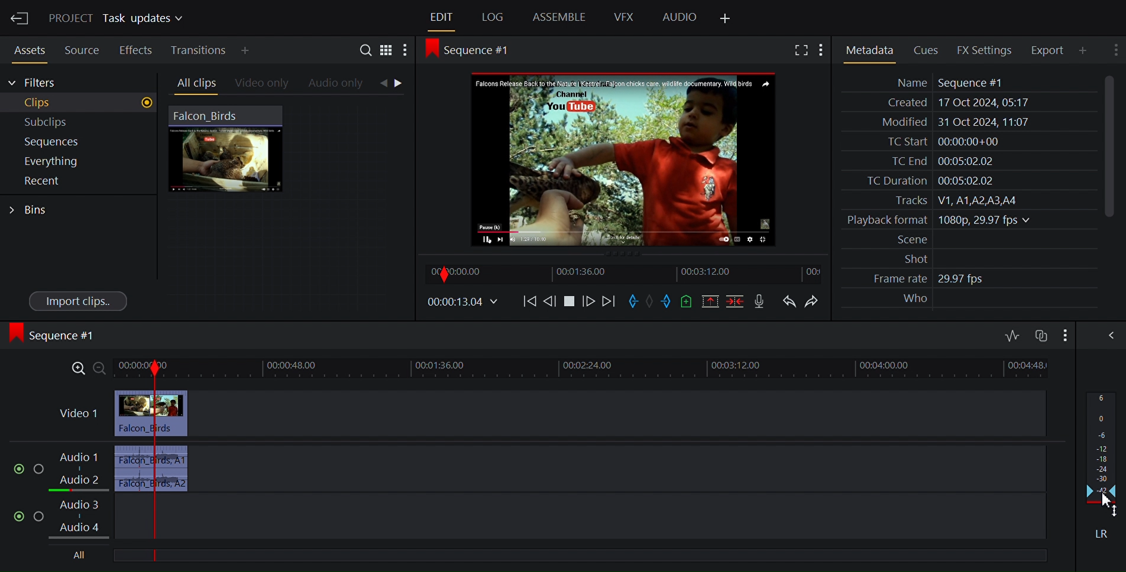 Image resolution: width=1126 pixels, height=572 pixels. I want to click on Import clips, so click(77, 301).